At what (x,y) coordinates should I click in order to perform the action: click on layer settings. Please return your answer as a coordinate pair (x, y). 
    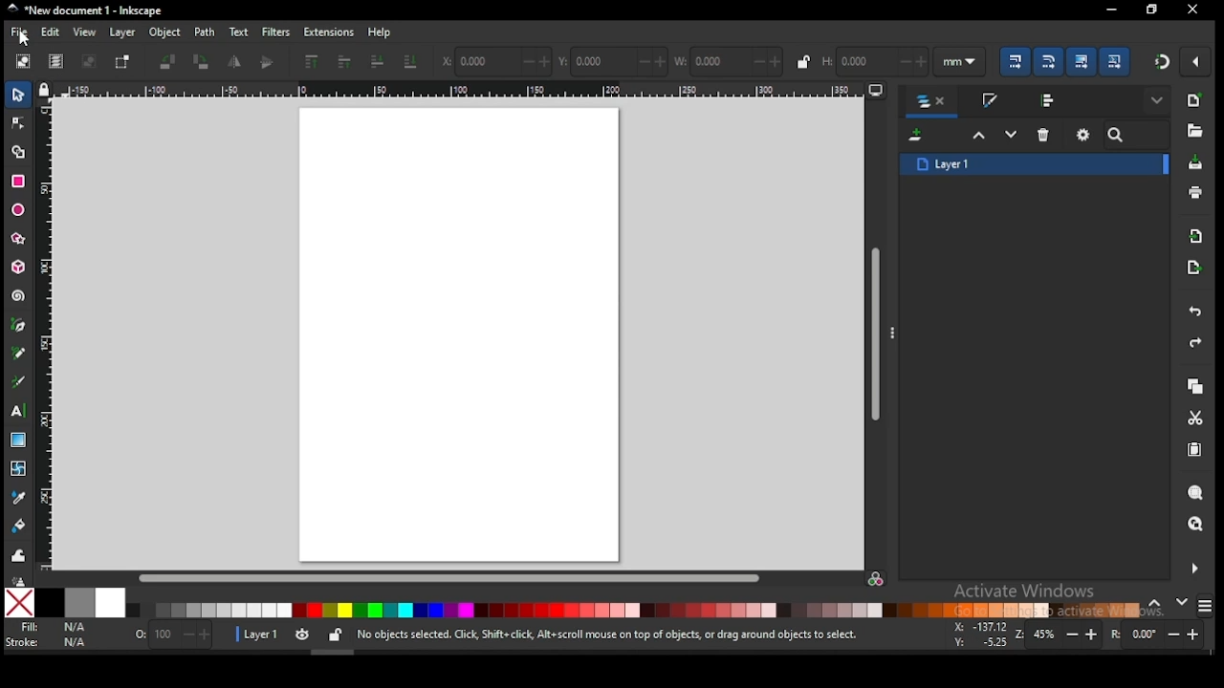
    Looking at the image, I should click on (291, 635).